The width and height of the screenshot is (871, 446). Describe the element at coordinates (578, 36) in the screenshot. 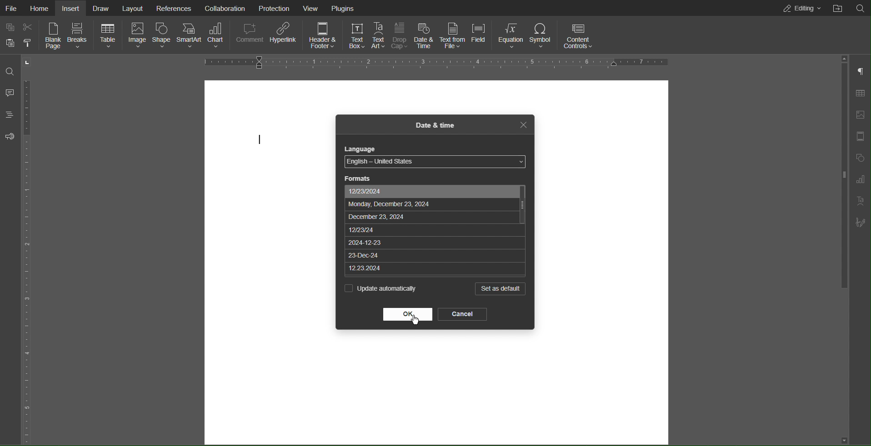

I see `Content Controls` at that location.